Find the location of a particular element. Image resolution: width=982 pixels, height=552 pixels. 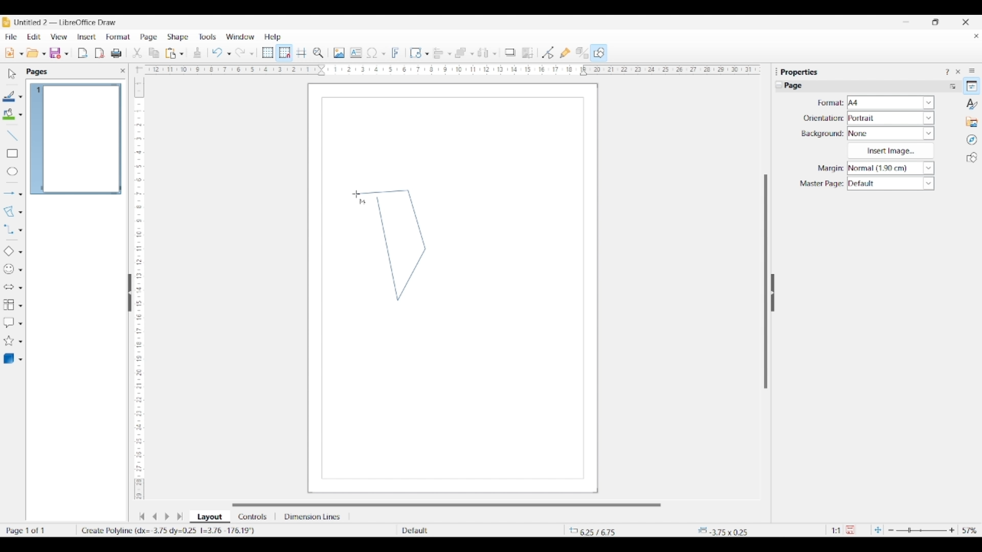

Show interface in smaller tab is located at coordinates (935, 22).